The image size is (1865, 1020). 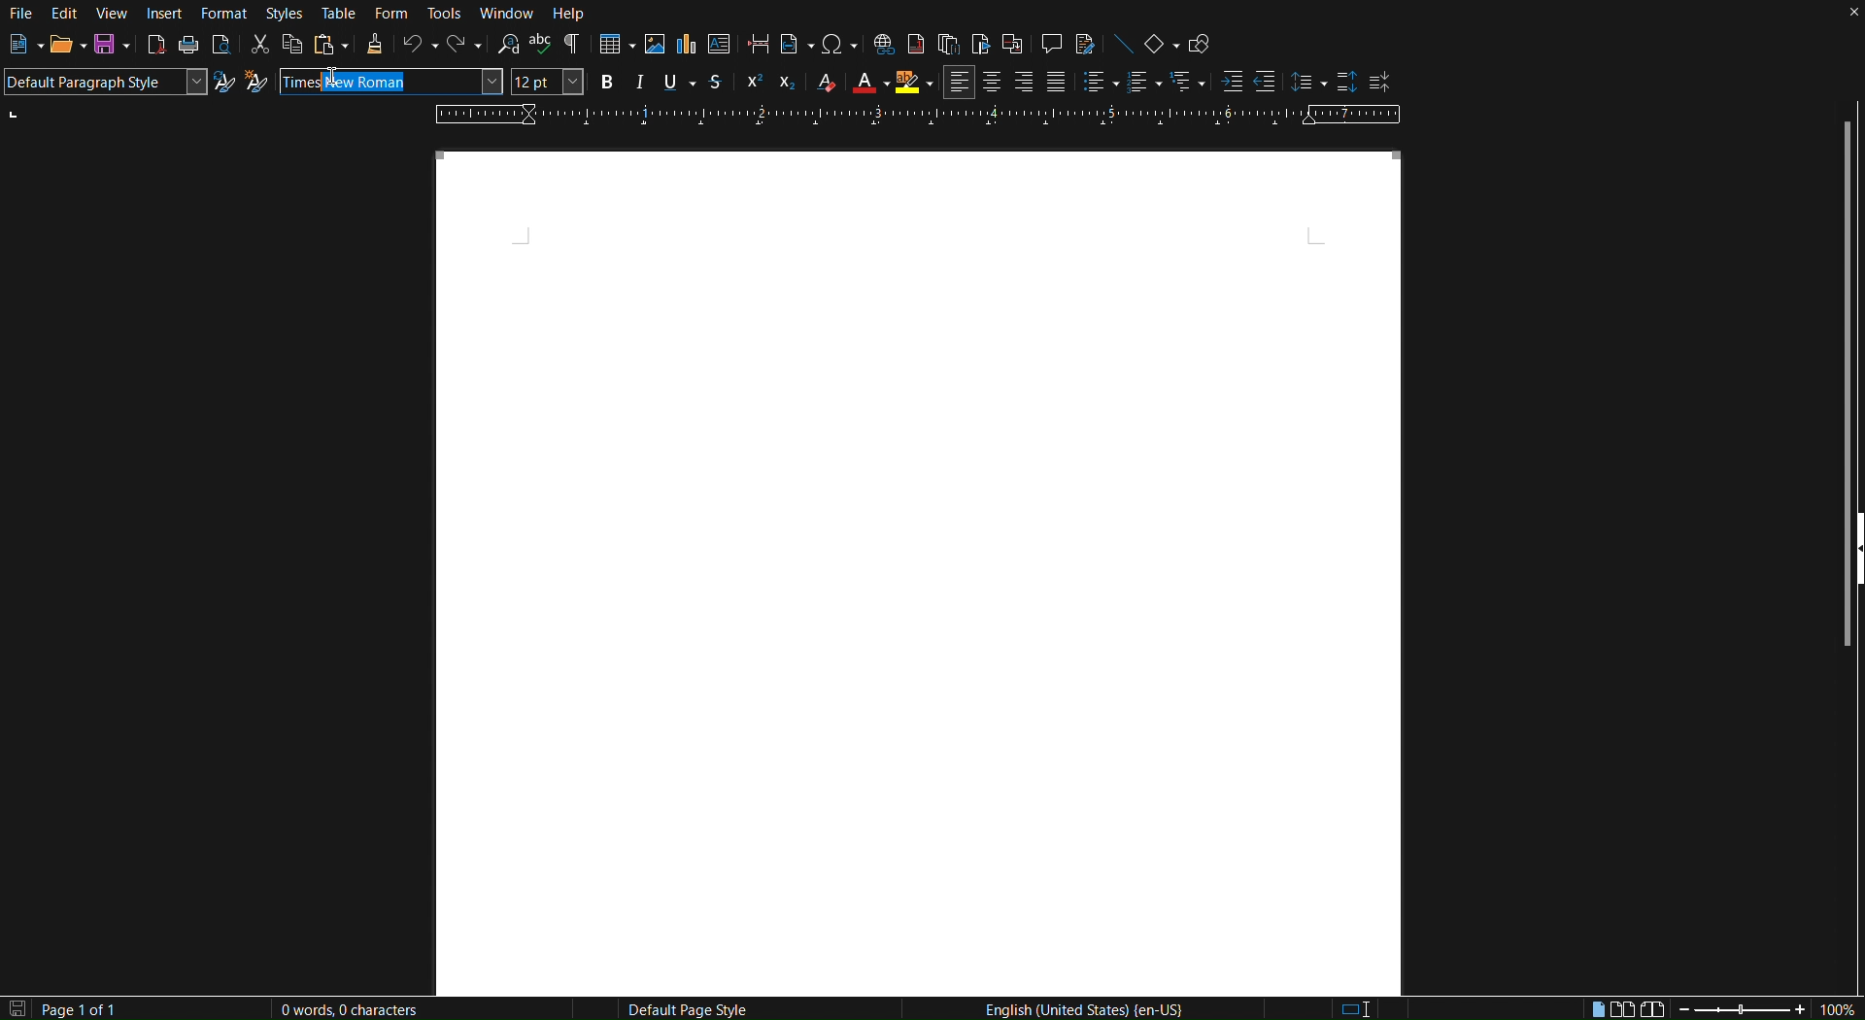 I want to click on Redo, so click(x=460, y=48).